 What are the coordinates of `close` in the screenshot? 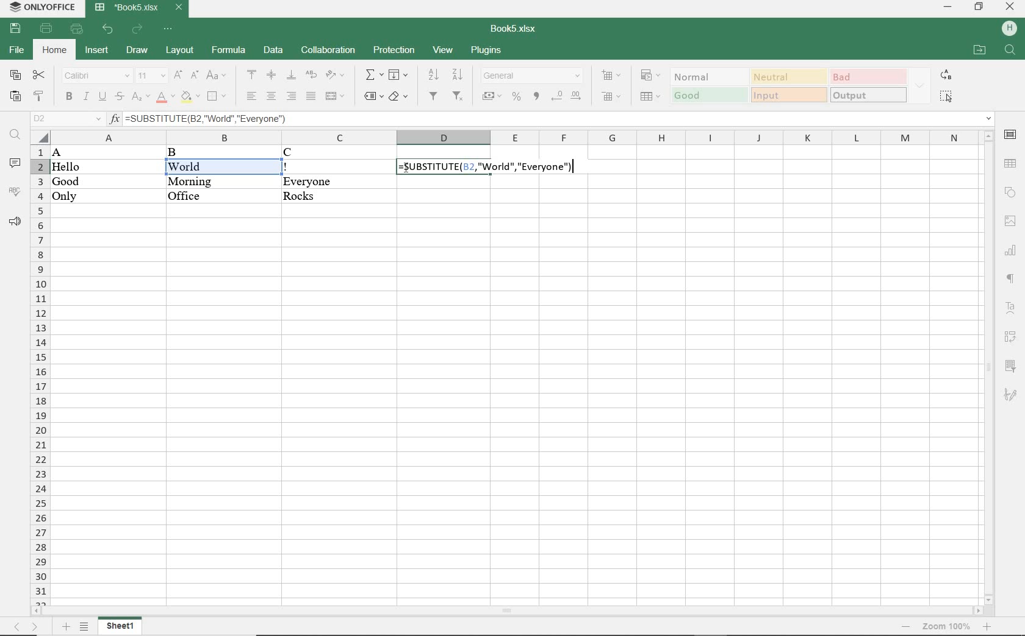 It's located at (1009, 8).